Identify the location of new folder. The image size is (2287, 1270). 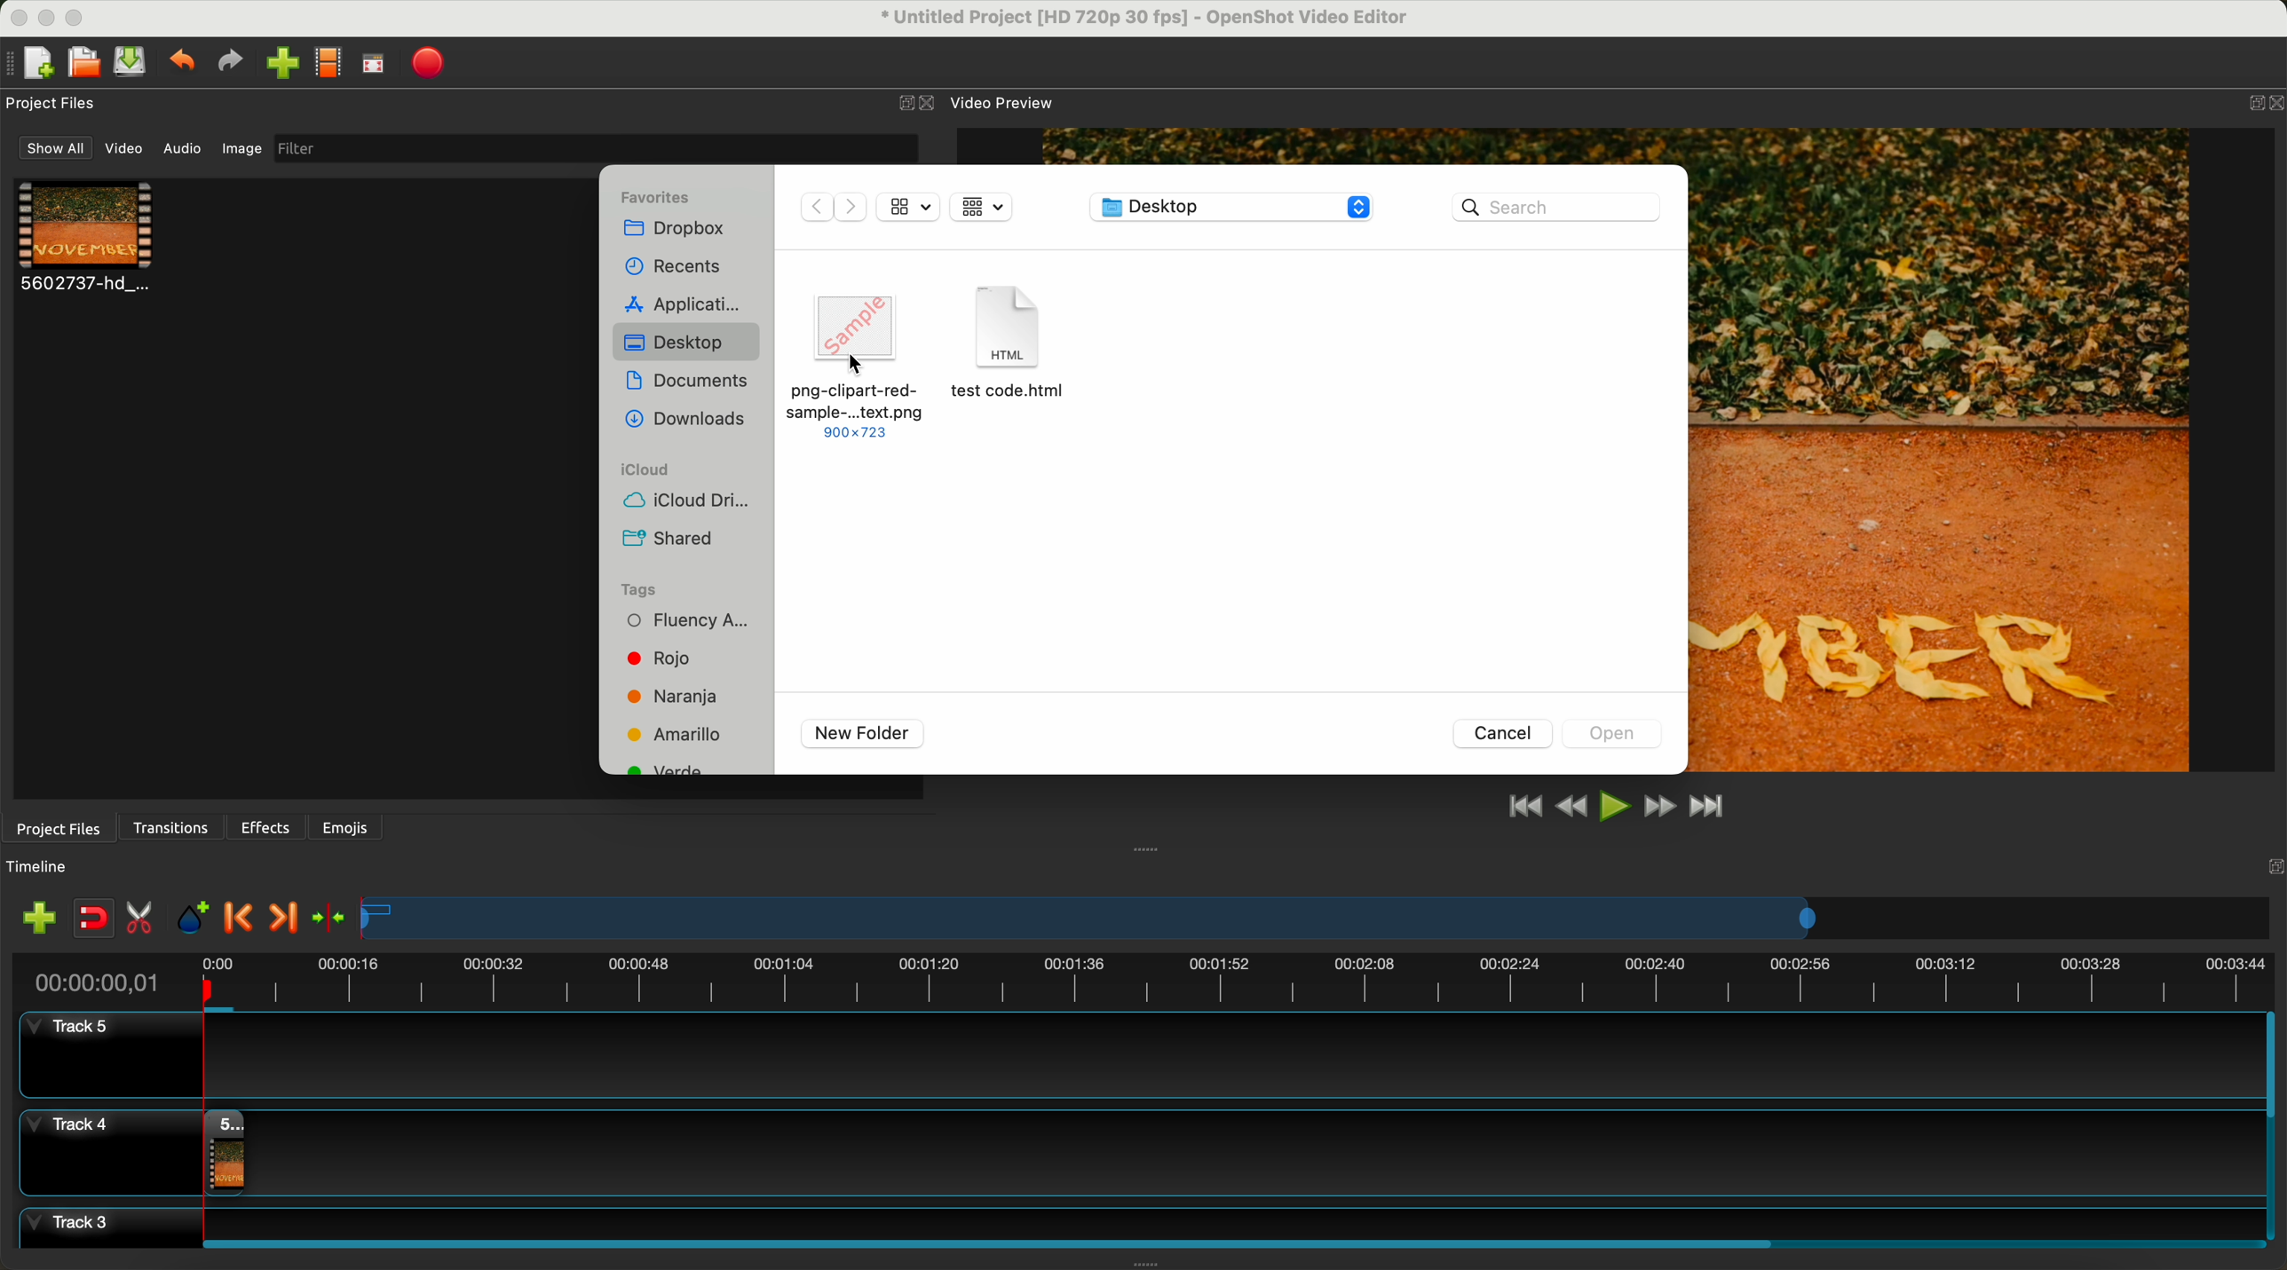
(863, 734).